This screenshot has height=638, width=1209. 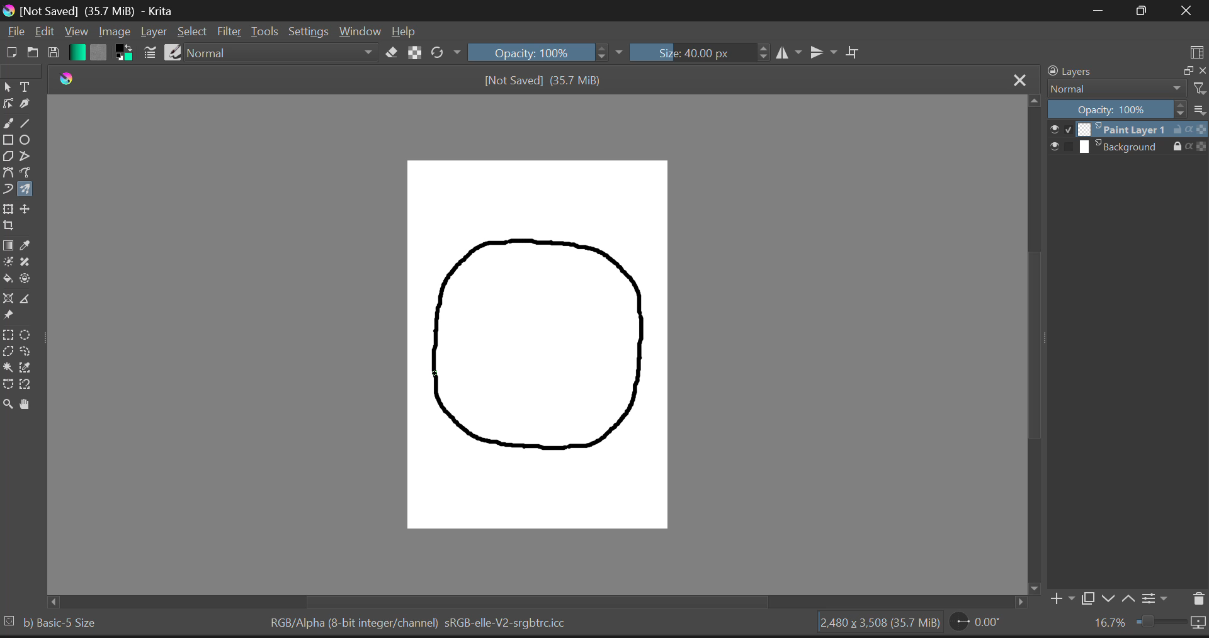 What do you see at coordinates (27, 171) in the screenshot?
I see `Freehand Path Tool` at bounding box center [27, 171].